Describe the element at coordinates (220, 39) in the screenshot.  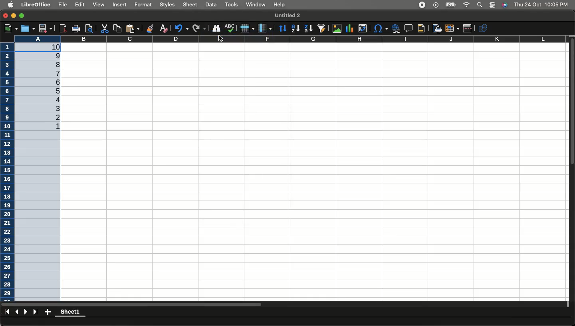
I see `cursor` at that location.